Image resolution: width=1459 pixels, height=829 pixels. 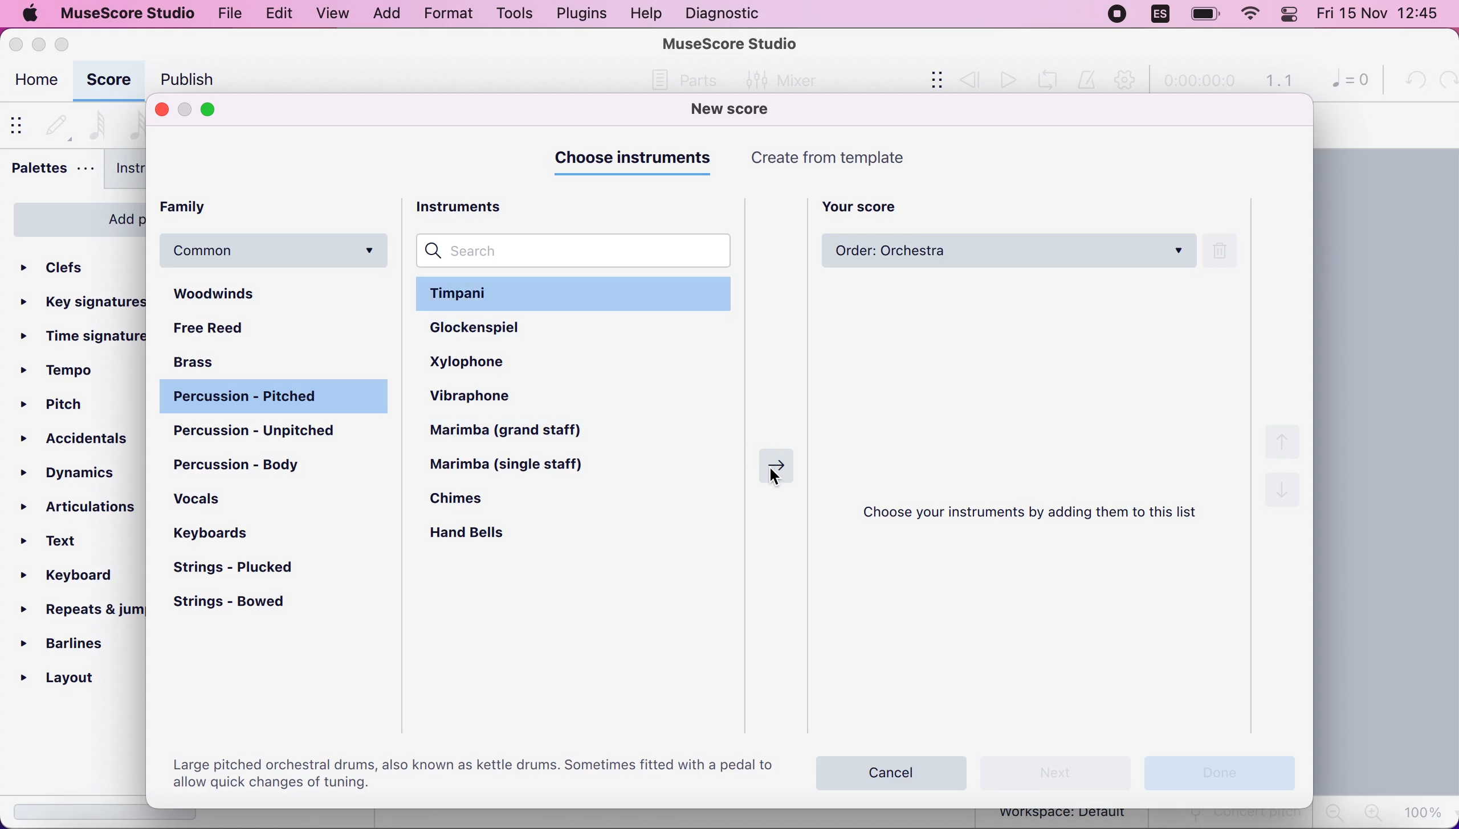 What do you see at coordinates (216, 110) in the screenshot?
I see `maximize` at bounding box center [216, 110].